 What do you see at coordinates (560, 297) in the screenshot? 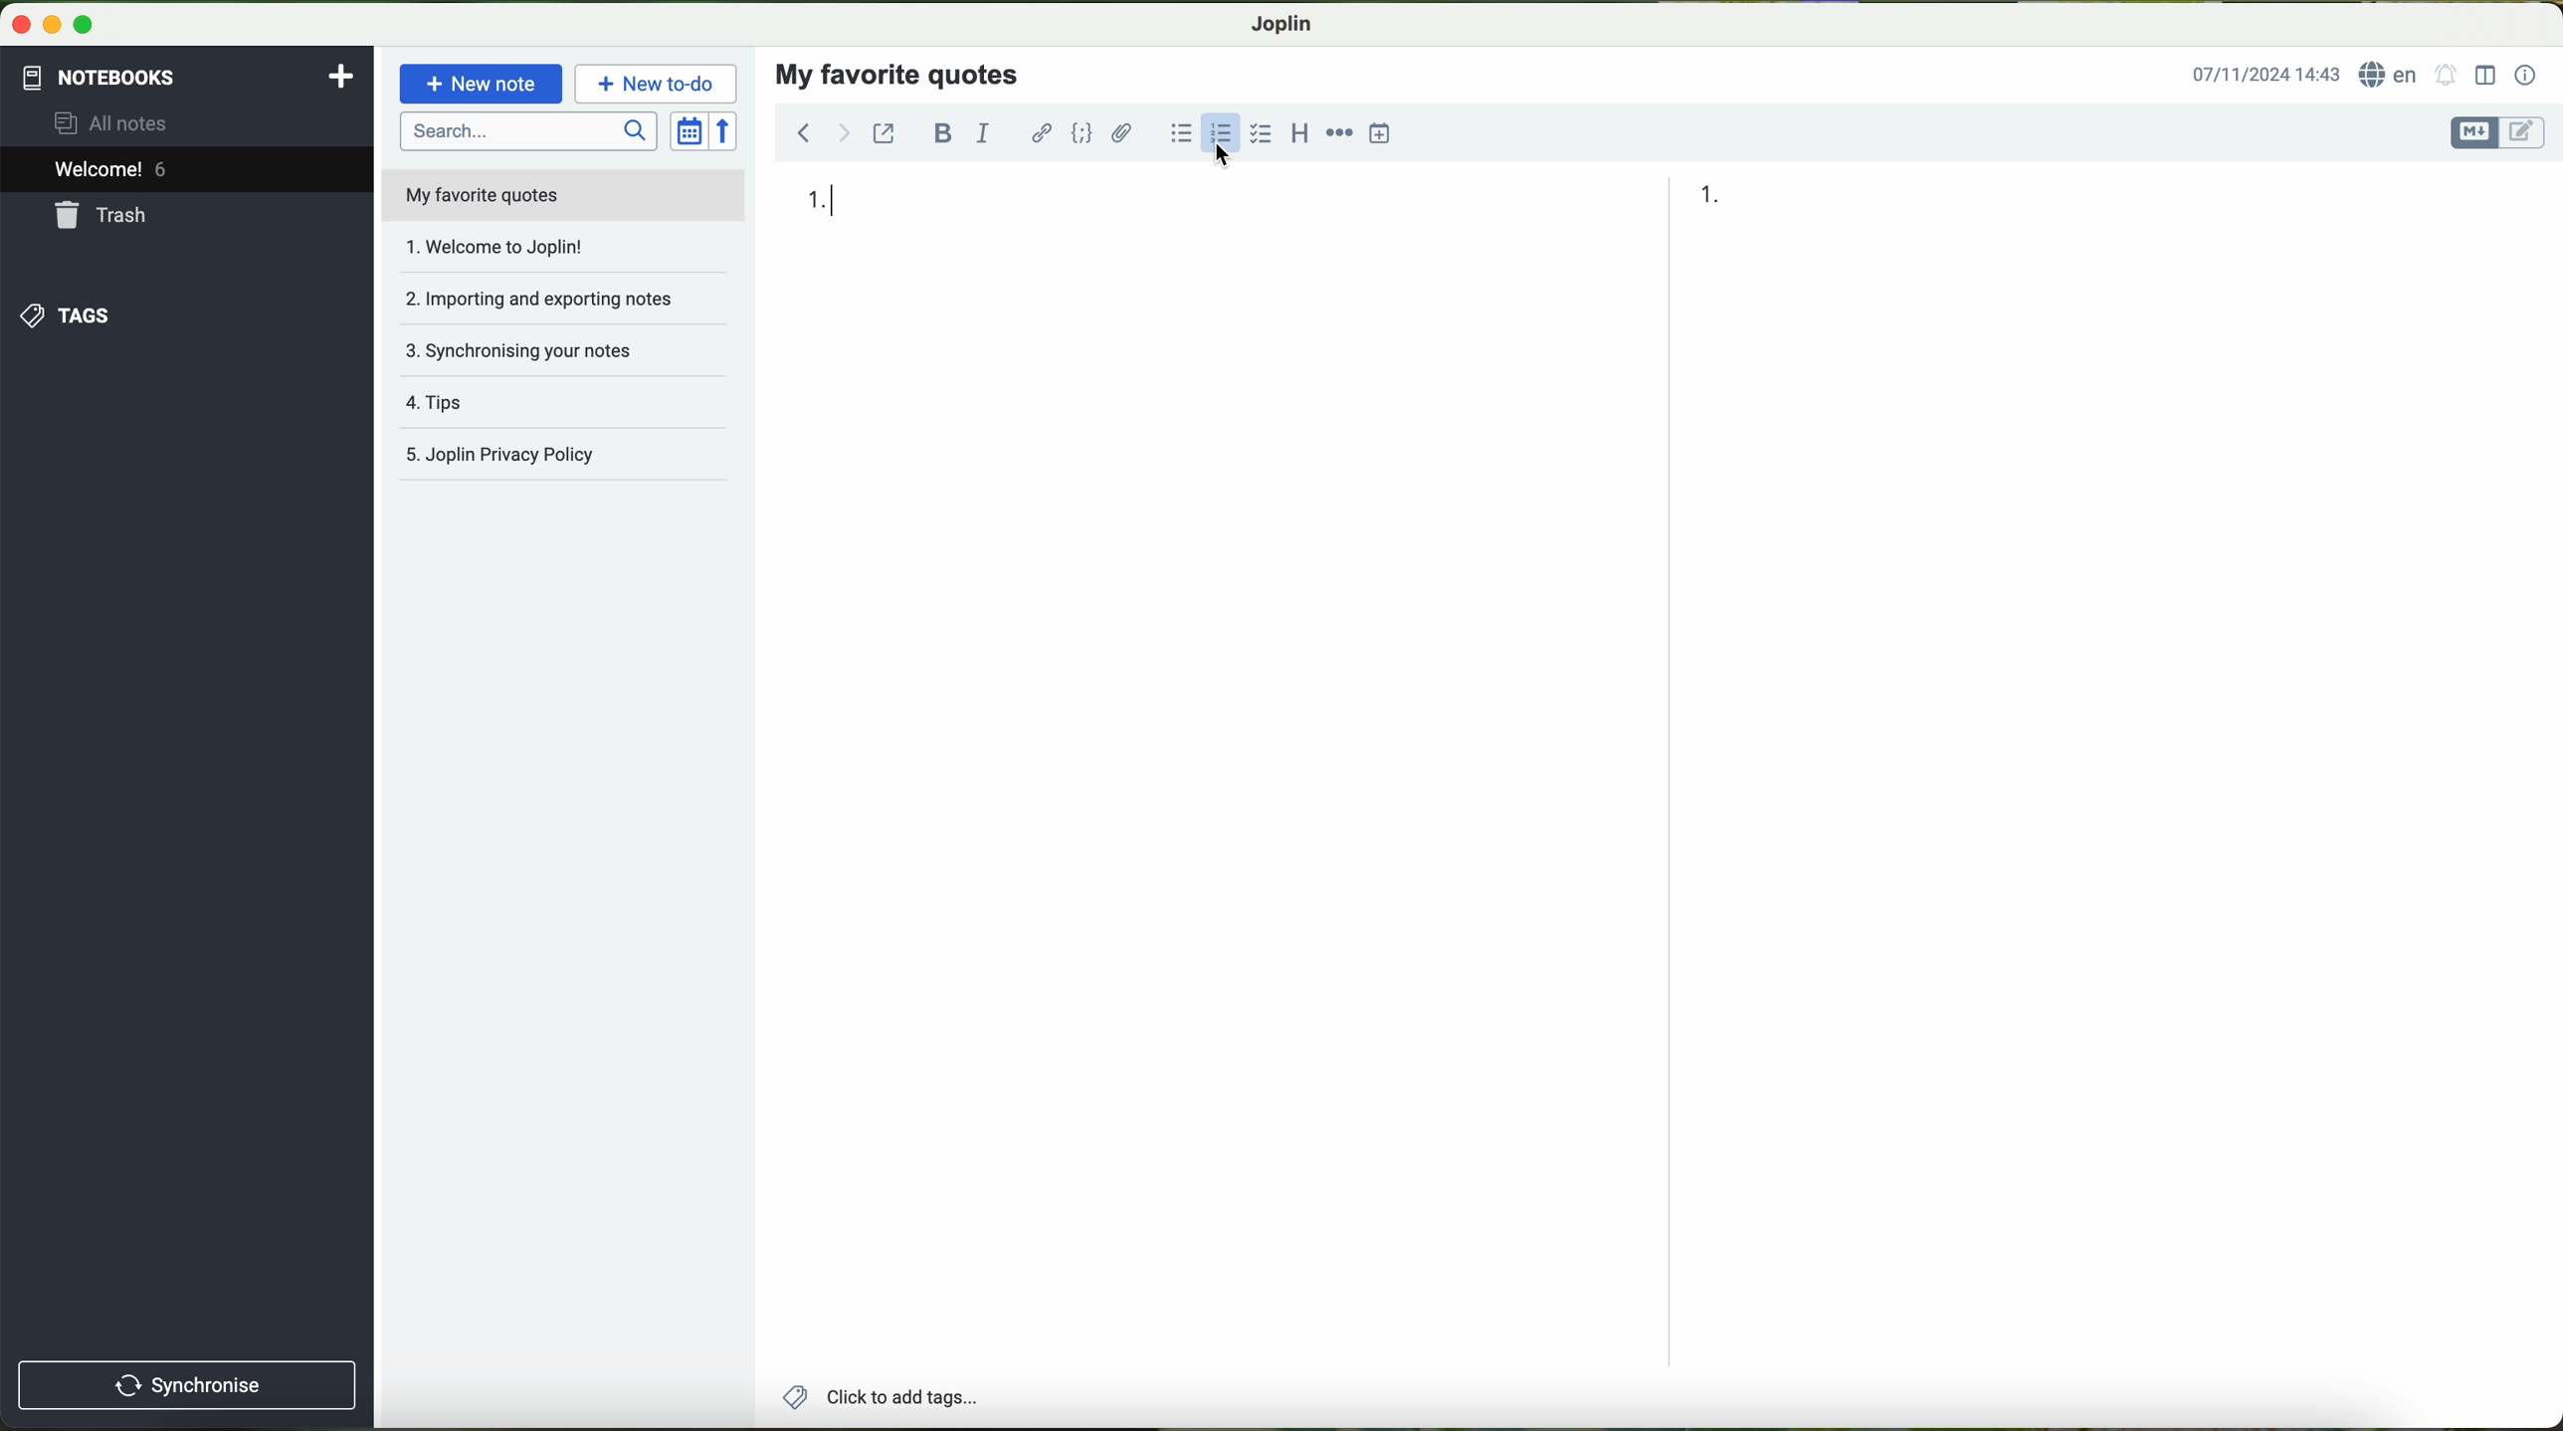
I see `importing and exporting notes` at bounding box center [560, 297].